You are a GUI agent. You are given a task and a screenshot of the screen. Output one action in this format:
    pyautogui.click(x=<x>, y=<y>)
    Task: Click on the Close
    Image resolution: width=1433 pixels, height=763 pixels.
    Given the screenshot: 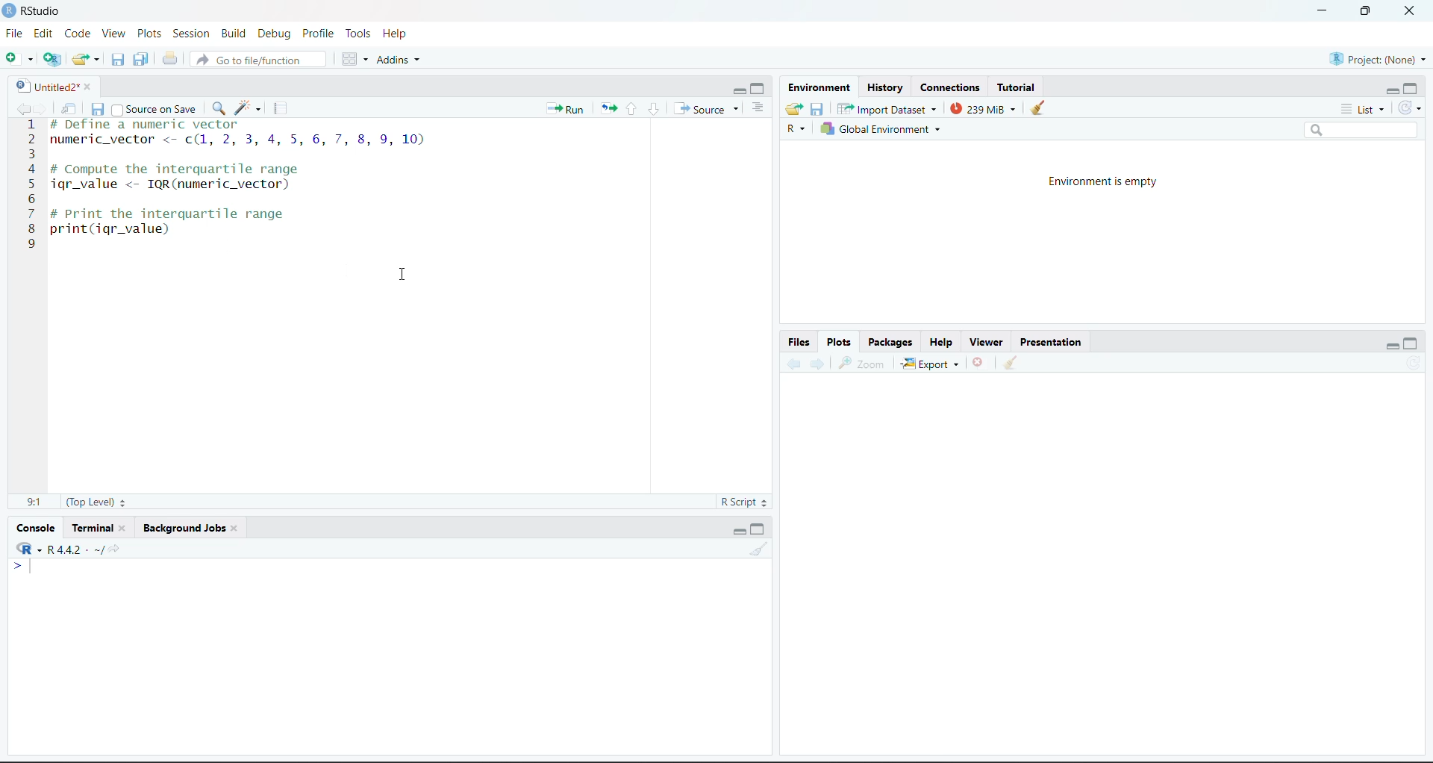 What is the action you would take?
    pyautogui.click(x=980, y=362)
    